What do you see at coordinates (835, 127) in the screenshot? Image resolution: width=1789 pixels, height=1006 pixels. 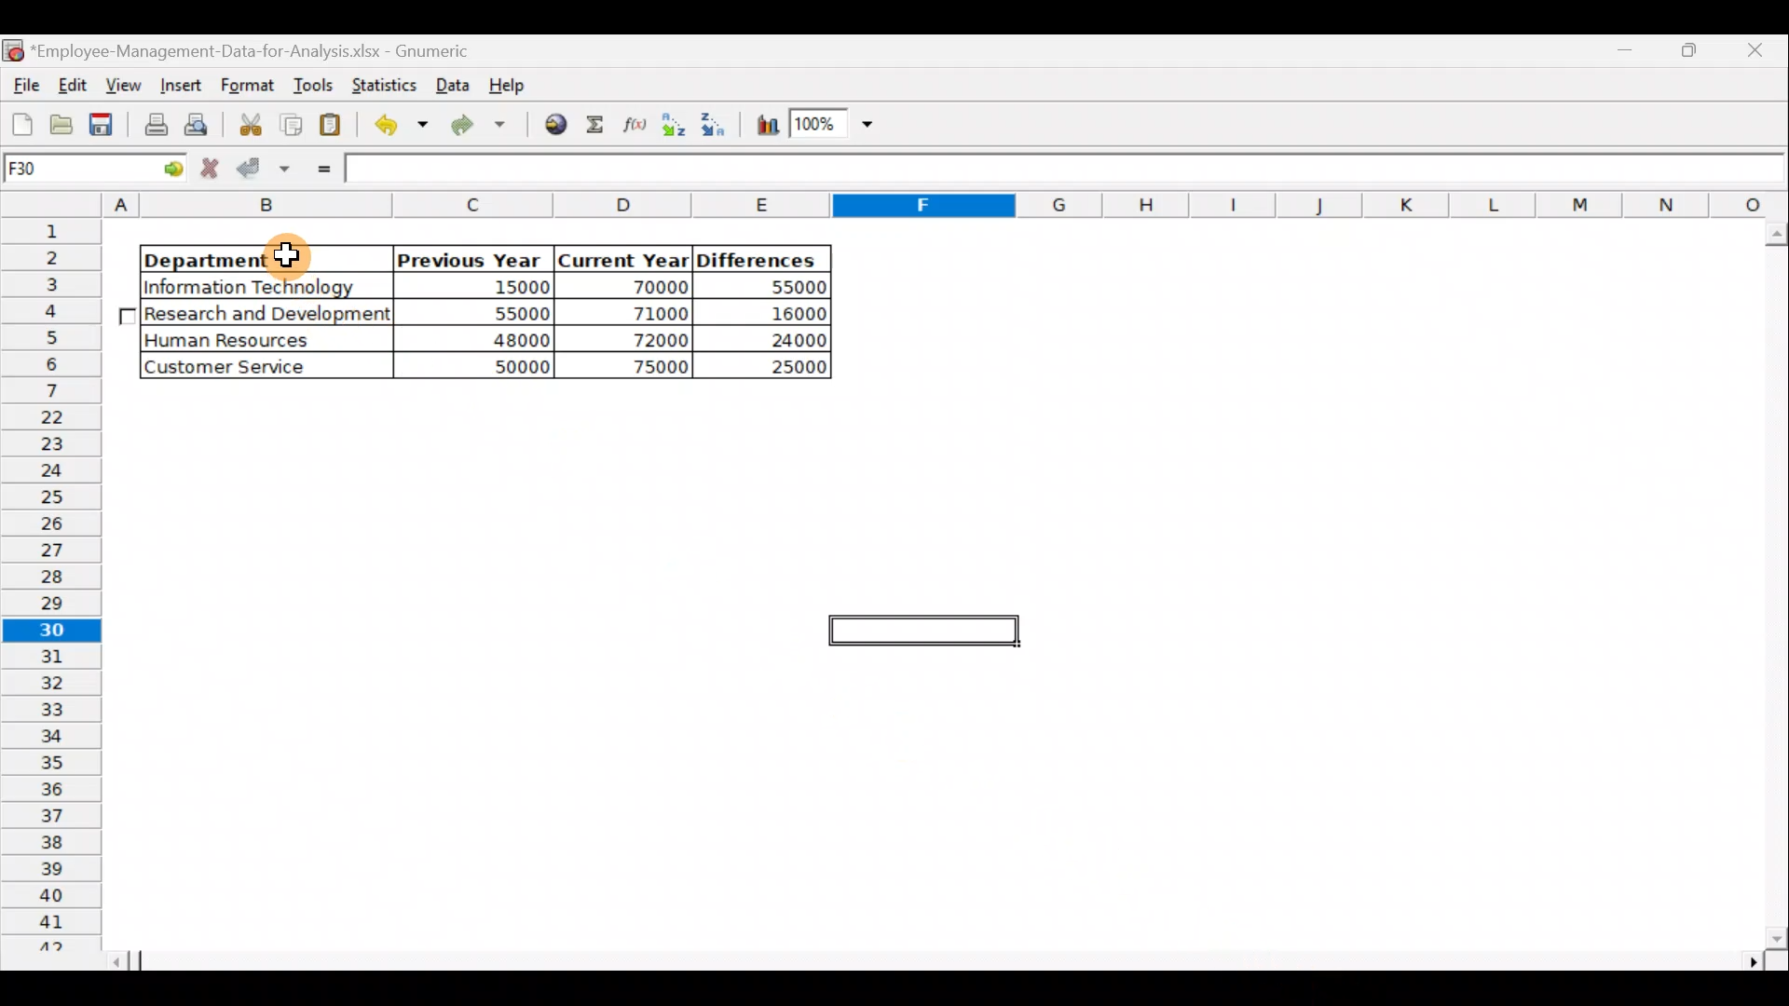 I see `Zoom` at bounding box center [835, 127].